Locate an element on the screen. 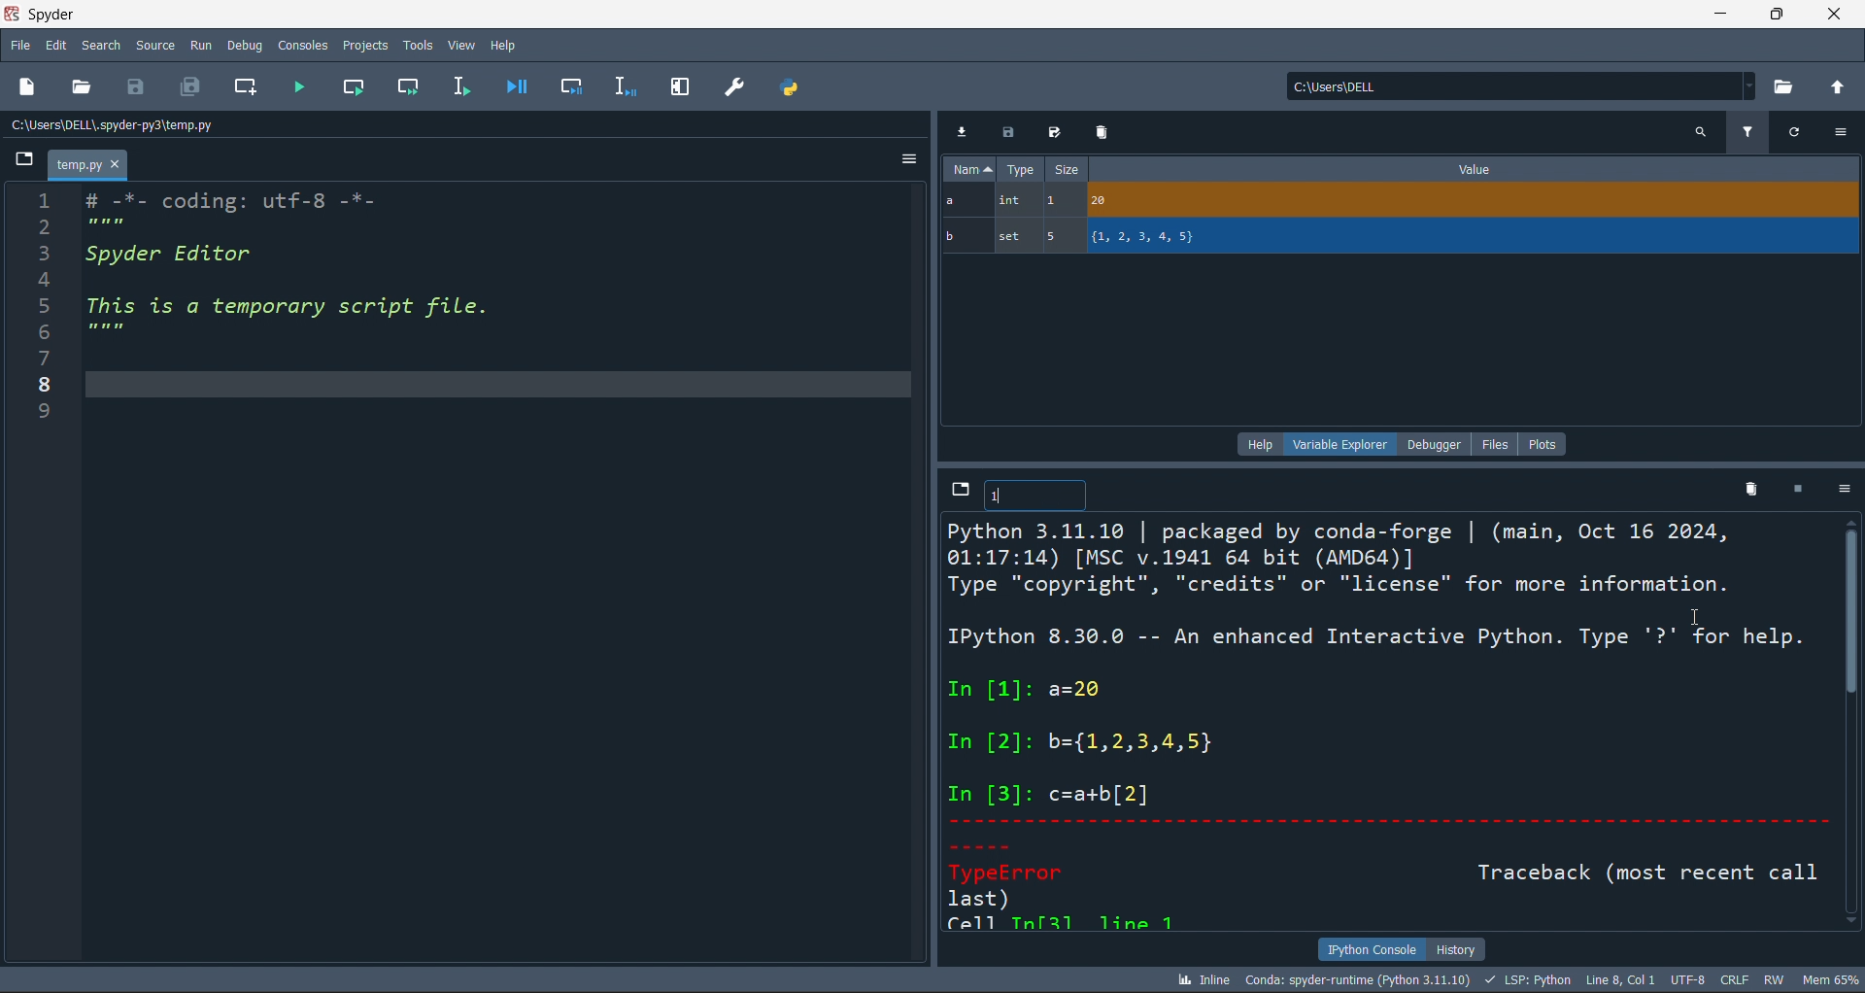 The image size is (1865, 993). run file is located at coordinates (299, 90).